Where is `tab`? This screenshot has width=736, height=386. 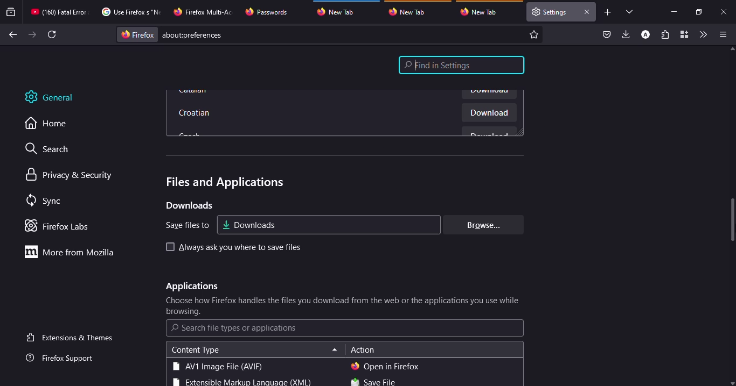 tab is located at coordinates (341, 10).